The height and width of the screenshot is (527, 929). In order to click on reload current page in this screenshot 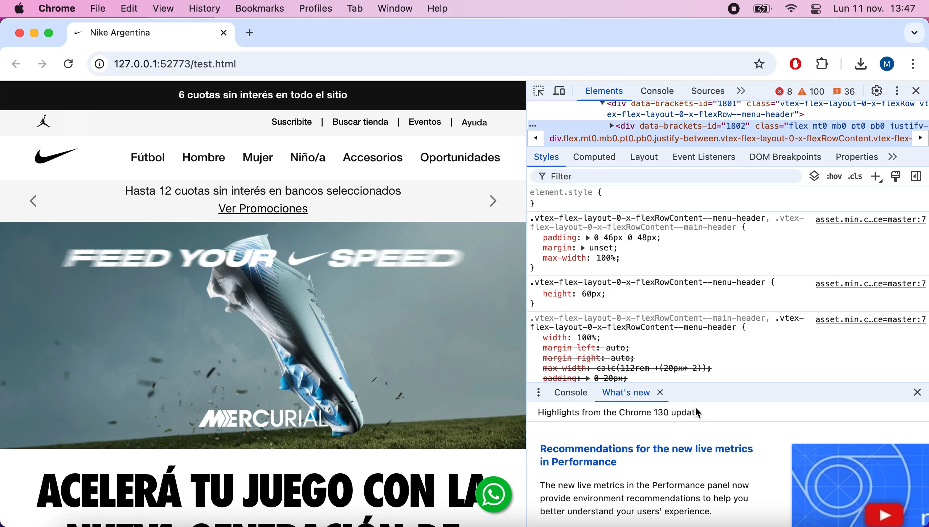, I will do `click(70, 62)`.